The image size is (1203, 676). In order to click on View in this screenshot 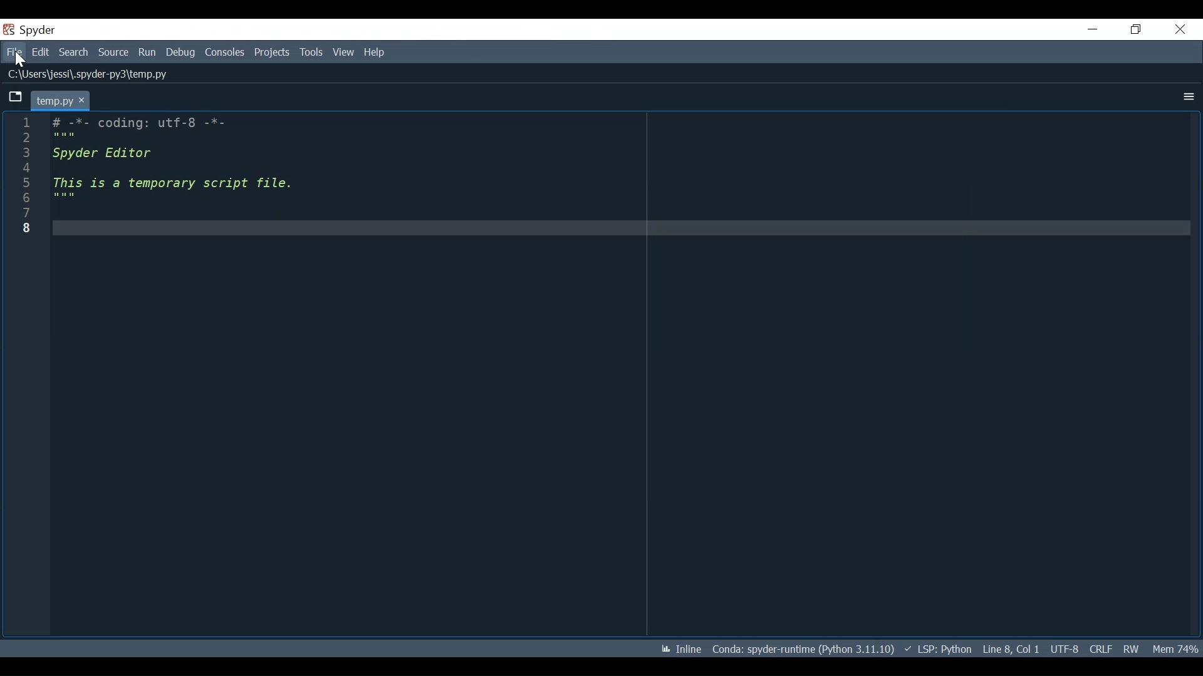, I will do `click(346, 52)`.